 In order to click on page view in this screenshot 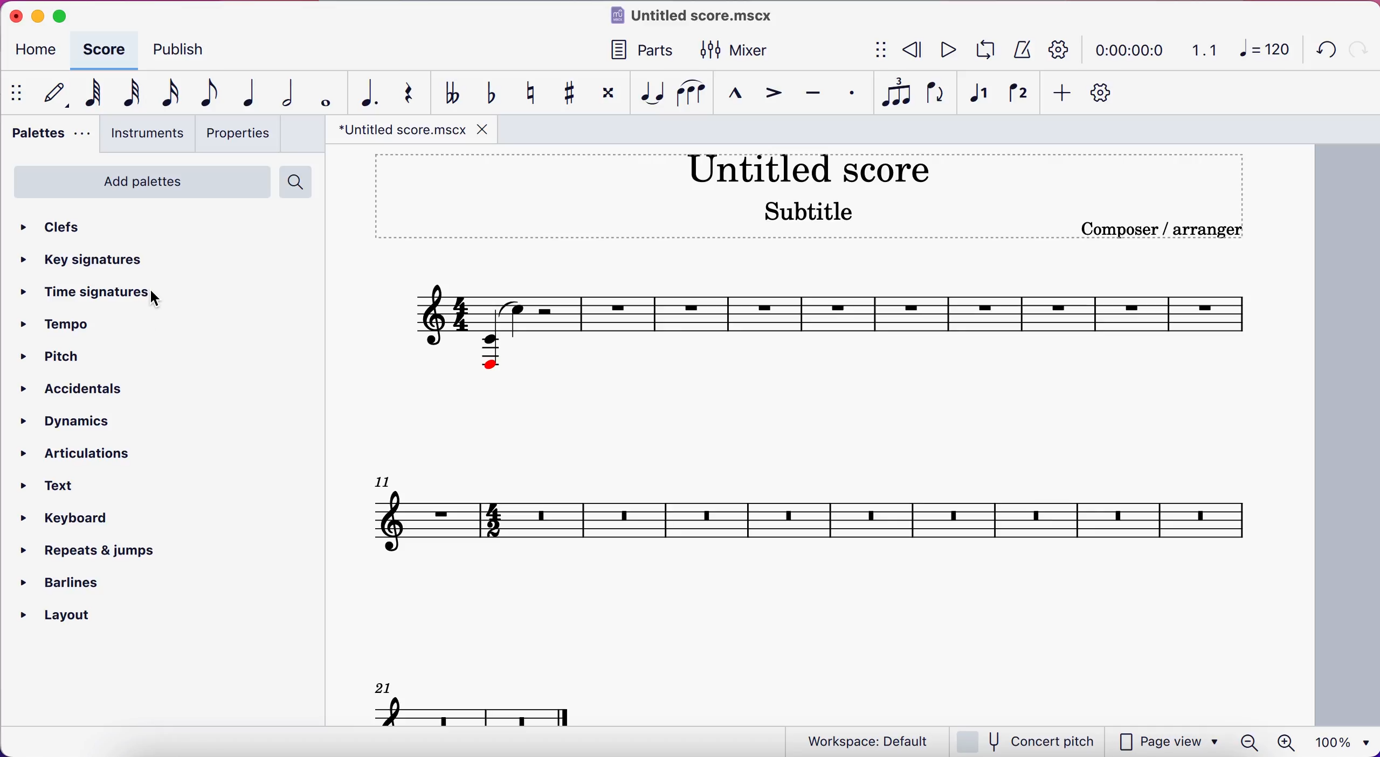, I will do `click(1166, 742)`.